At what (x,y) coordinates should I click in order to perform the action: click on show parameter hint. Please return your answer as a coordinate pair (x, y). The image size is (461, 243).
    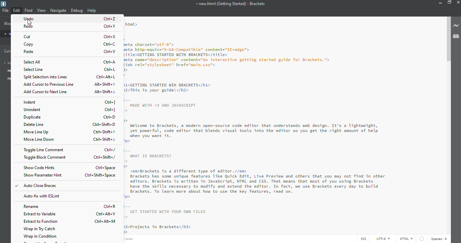
    Looking at the image, I should click on (44, 175).